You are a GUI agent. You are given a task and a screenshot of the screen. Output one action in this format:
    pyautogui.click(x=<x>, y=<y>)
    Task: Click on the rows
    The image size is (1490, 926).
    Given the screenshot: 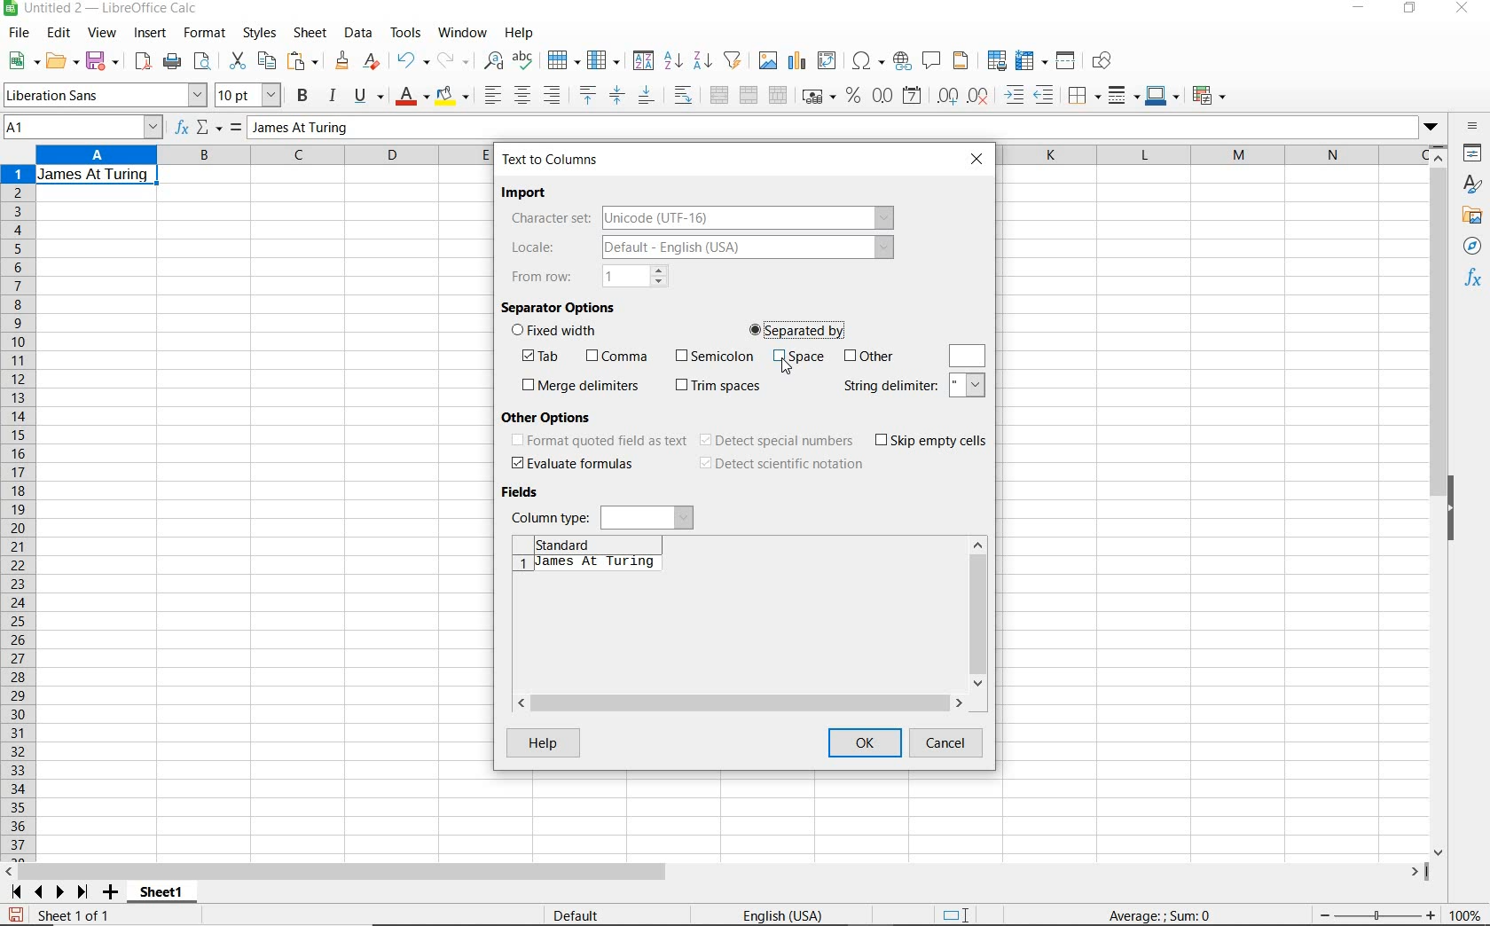 What is the action you would take?
    pyautogui.click(x=16, y=514)
    